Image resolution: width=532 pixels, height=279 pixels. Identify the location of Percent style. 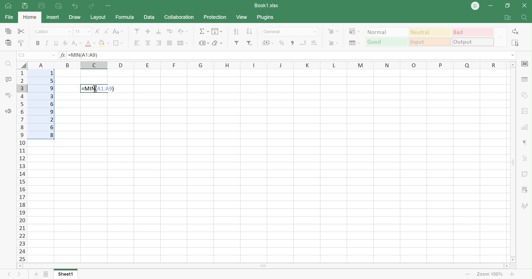
(281, 43).